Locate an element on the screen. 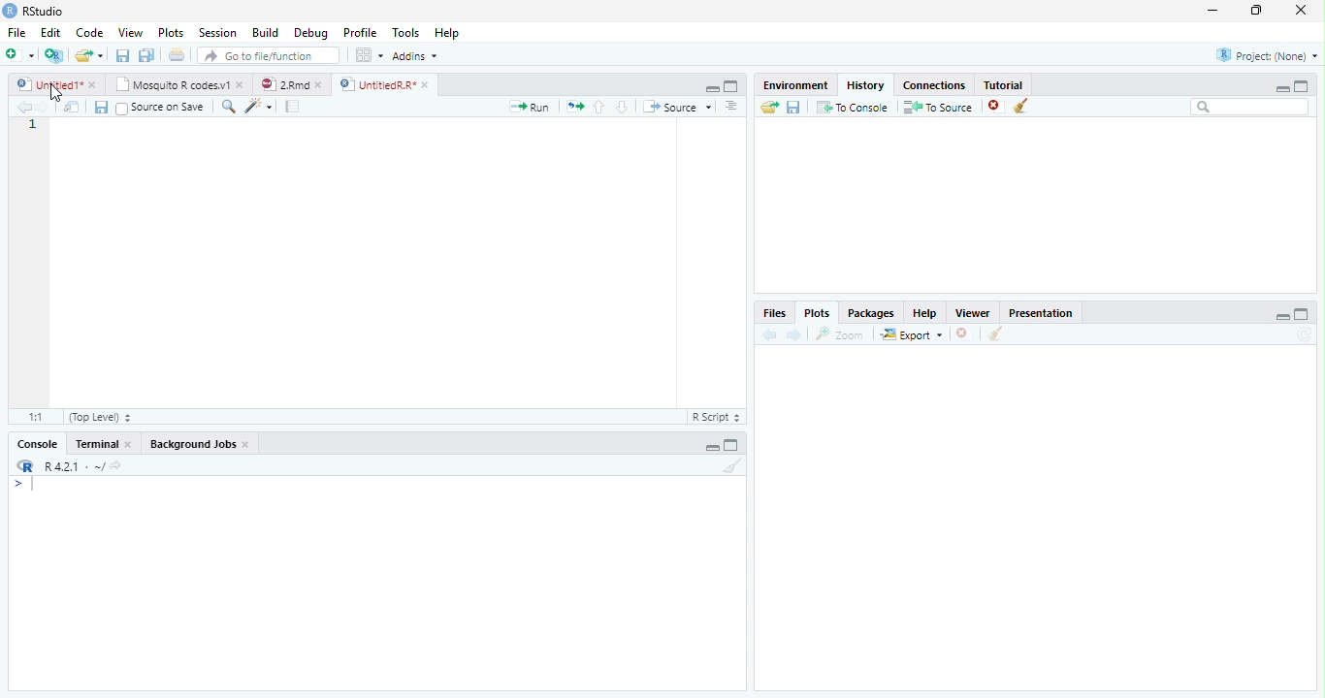 This screenshot has width=1325, height=698. Zoom is located at coordinates (839, 334).